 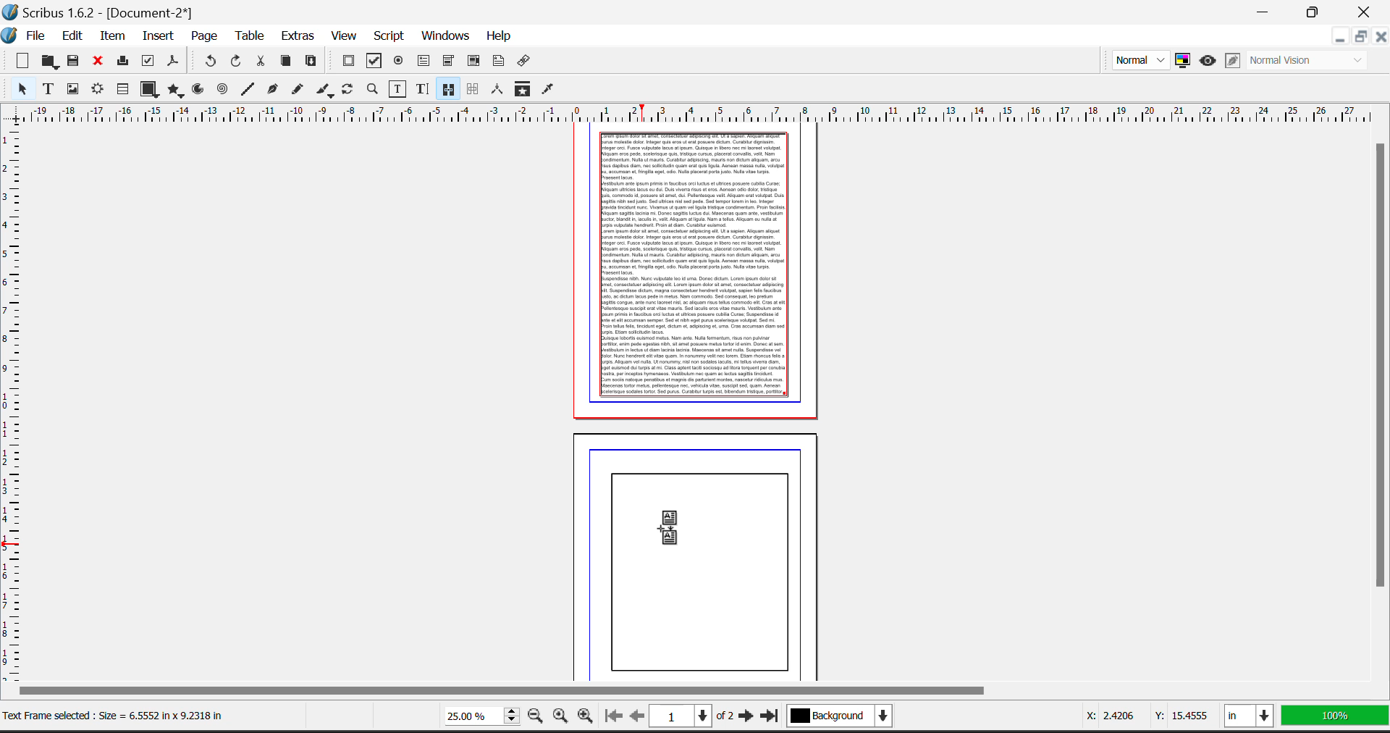 What do you see at coordinates (696, 717) in the screenshot?
I see `Page Navigation` at bounding box center [696, 717].